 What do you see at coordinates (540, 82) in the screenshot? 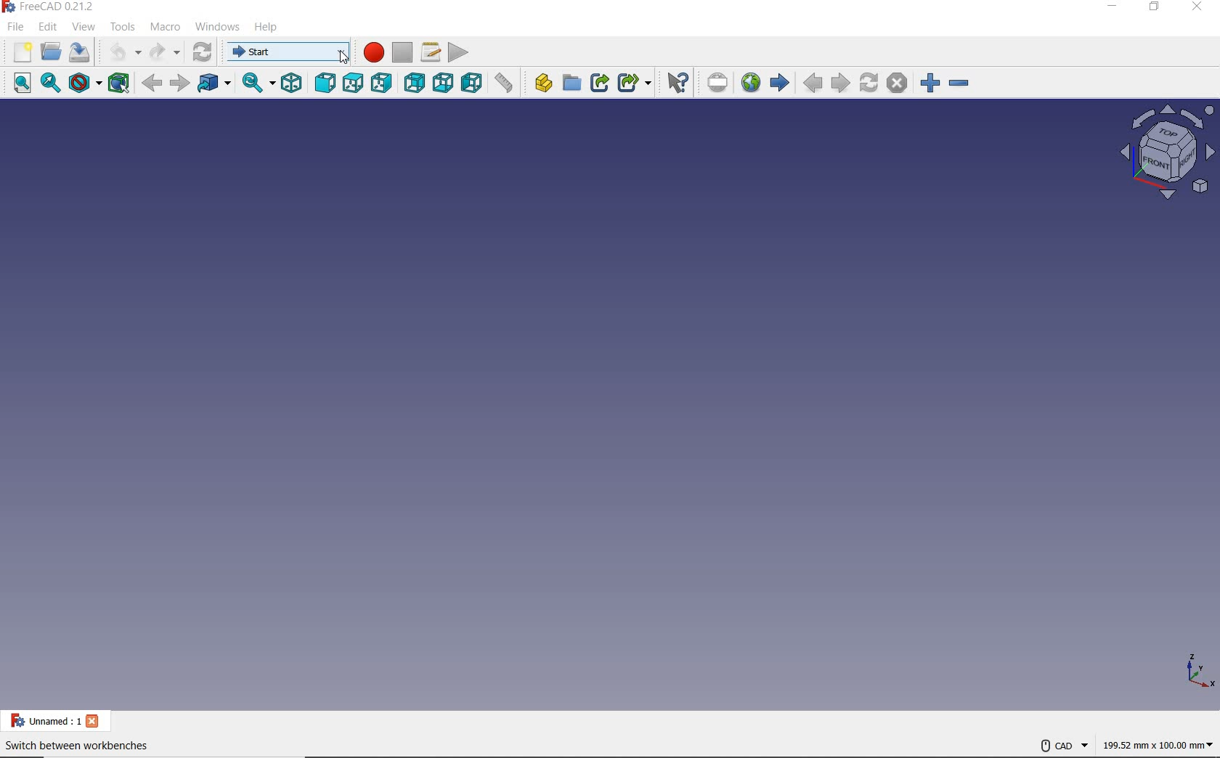
I see `CREATE PART` at bounding box center [540, 82].